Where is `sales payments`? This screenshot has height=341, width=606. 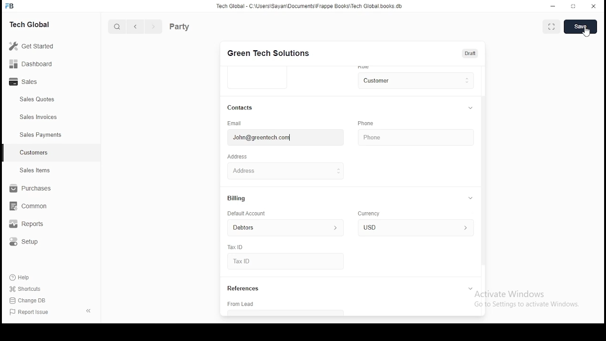
sales payments is located at coordinates (39, 135).